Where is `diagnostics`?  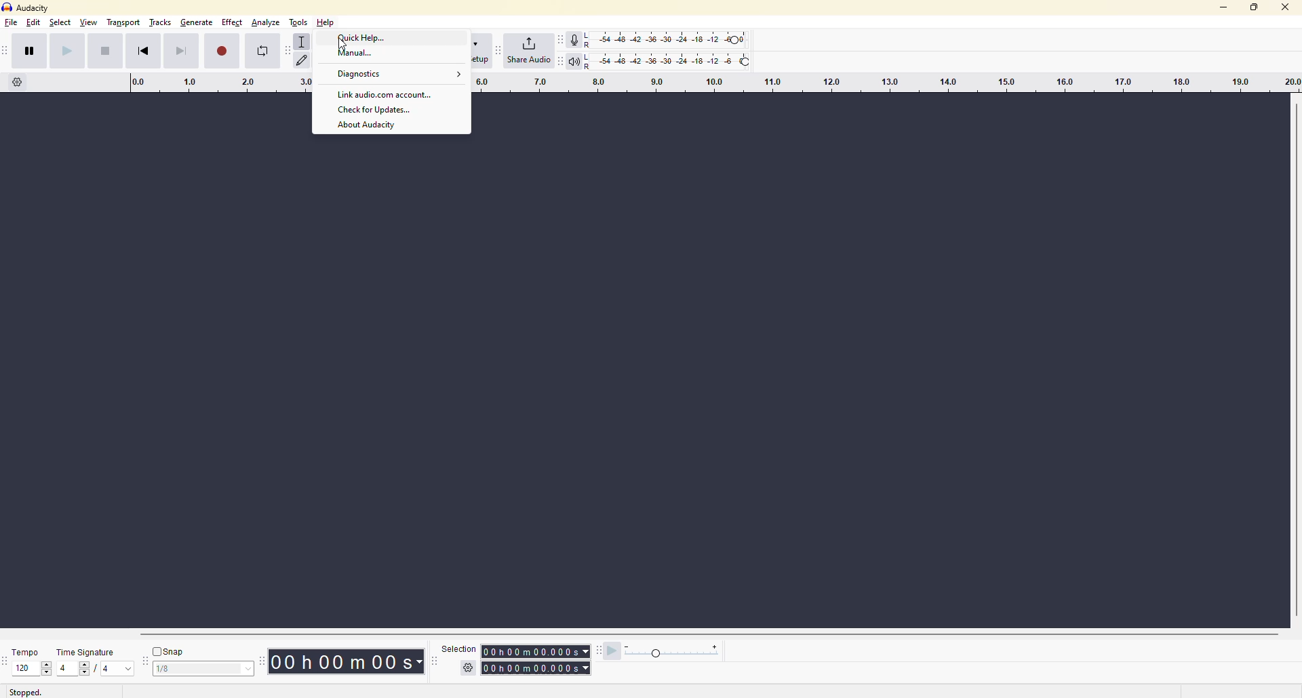 diagnostics is located at coordinates (399, 75).